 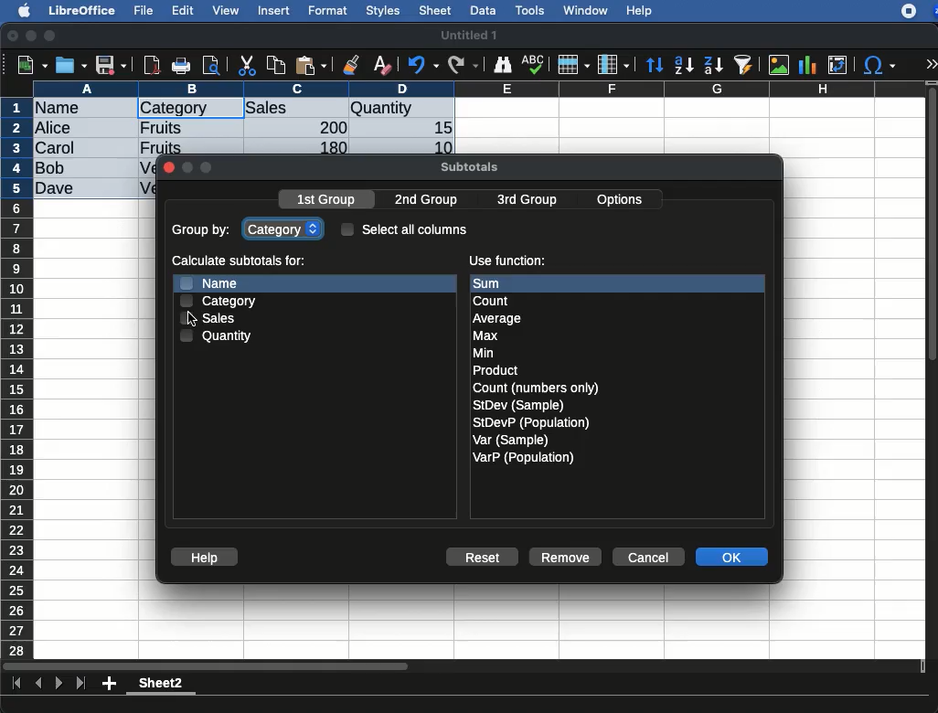 What do you see at coordinates (32, 36) in the screenshot?
I see `minimize` at bounding box center [32, 36].